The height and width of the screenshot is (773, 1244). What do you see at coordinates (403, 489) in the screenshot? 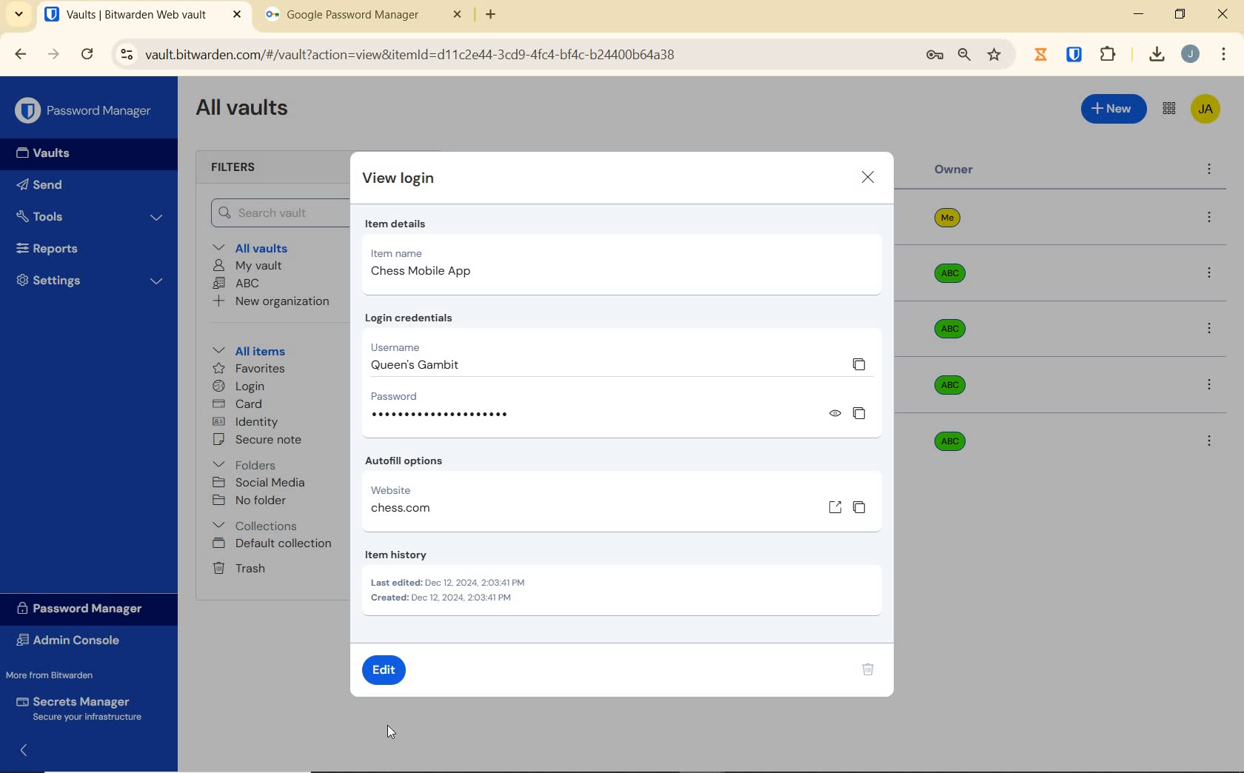
I see `website` at bounding box center [403, 489].